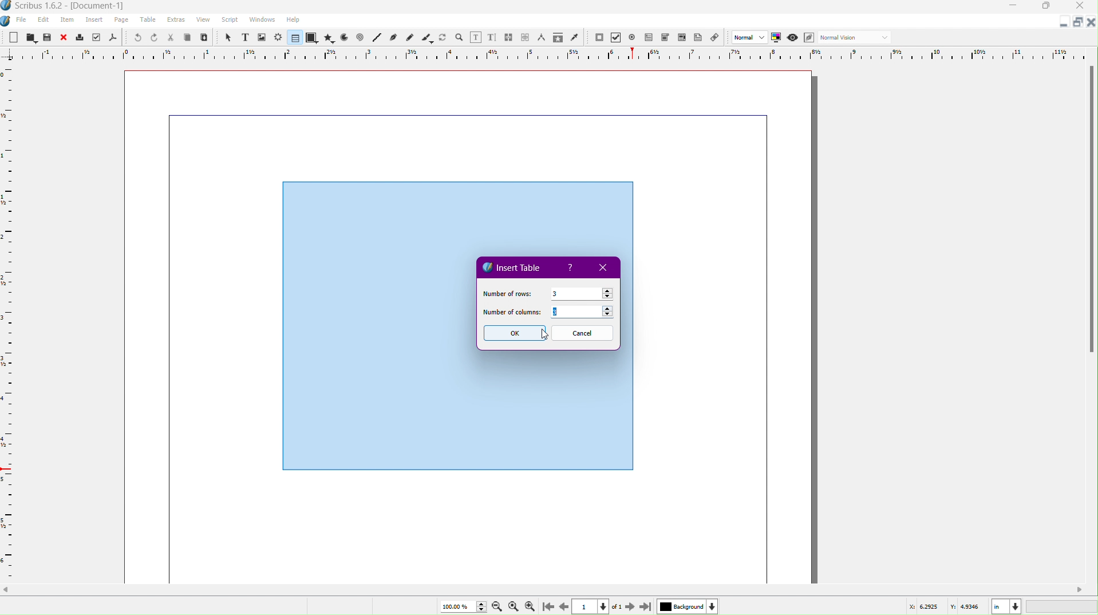 This screenshot has height=615, width=1098. Describe the element at coordinates (293, 38) in the screenshot. I see `Table` at that location.